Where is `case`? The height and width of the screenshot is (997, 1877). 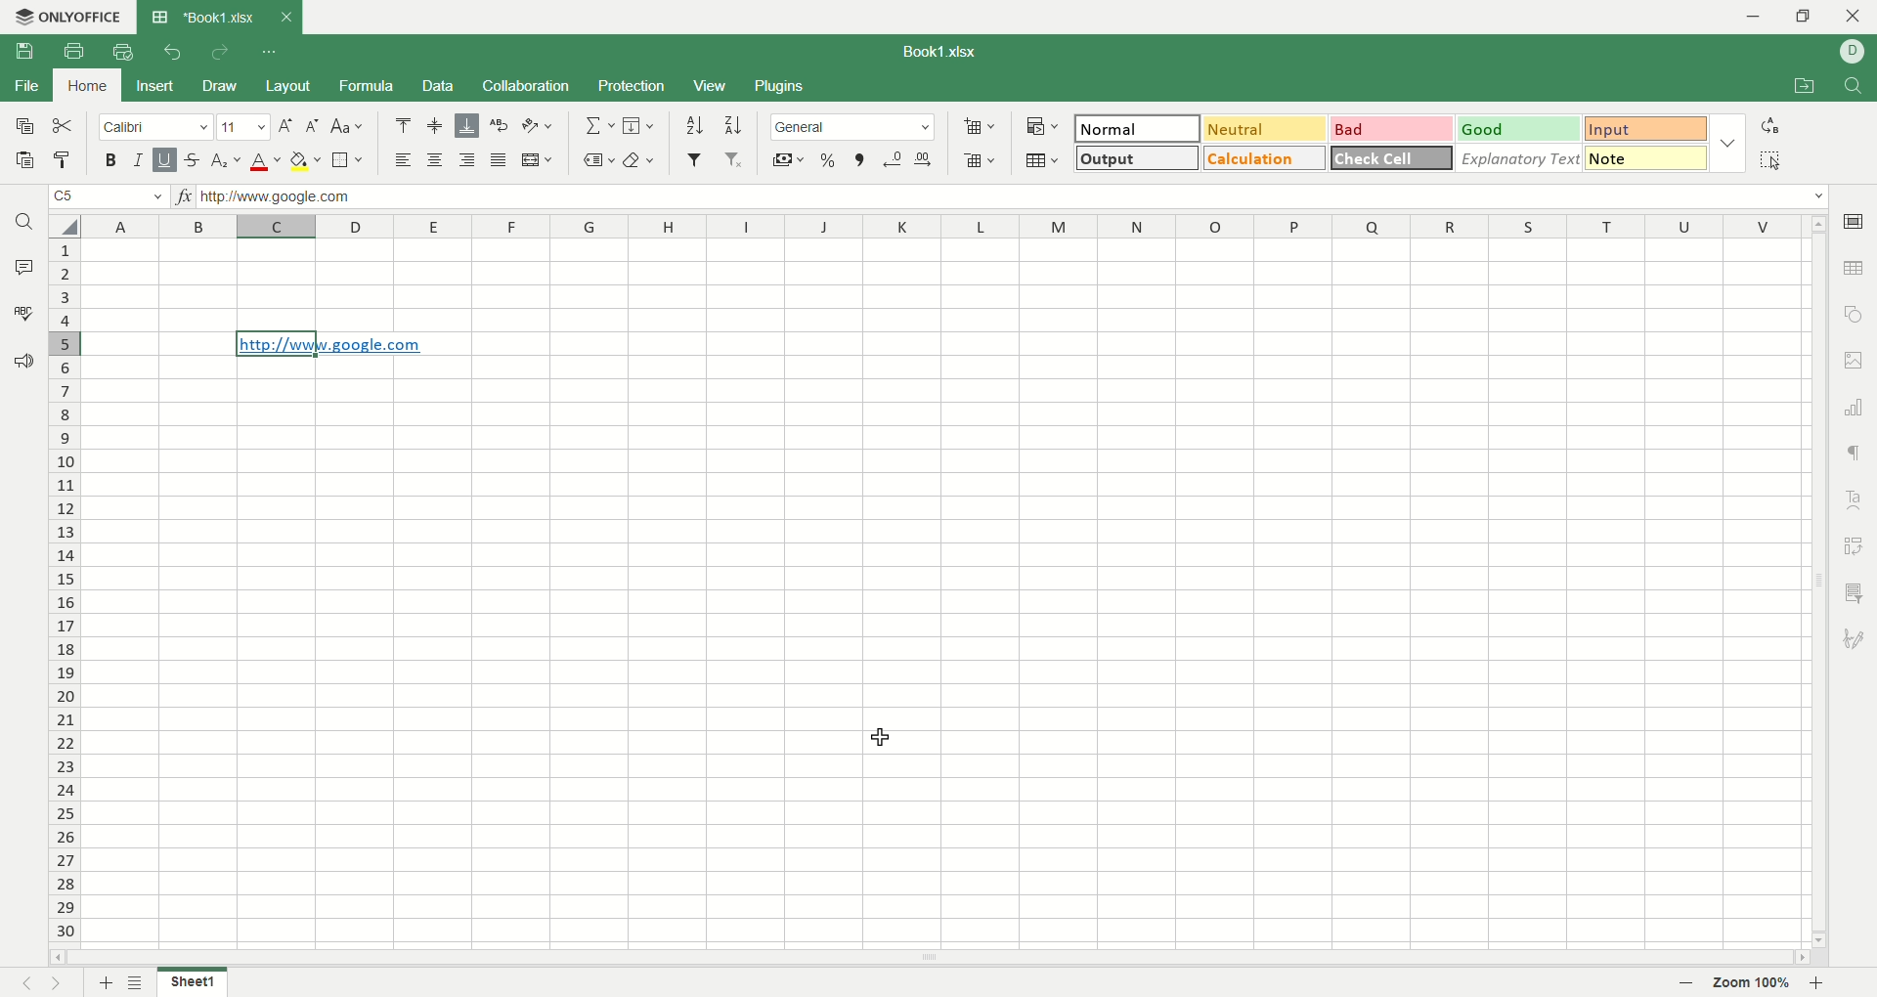
case is located at coordinates (348, 125).